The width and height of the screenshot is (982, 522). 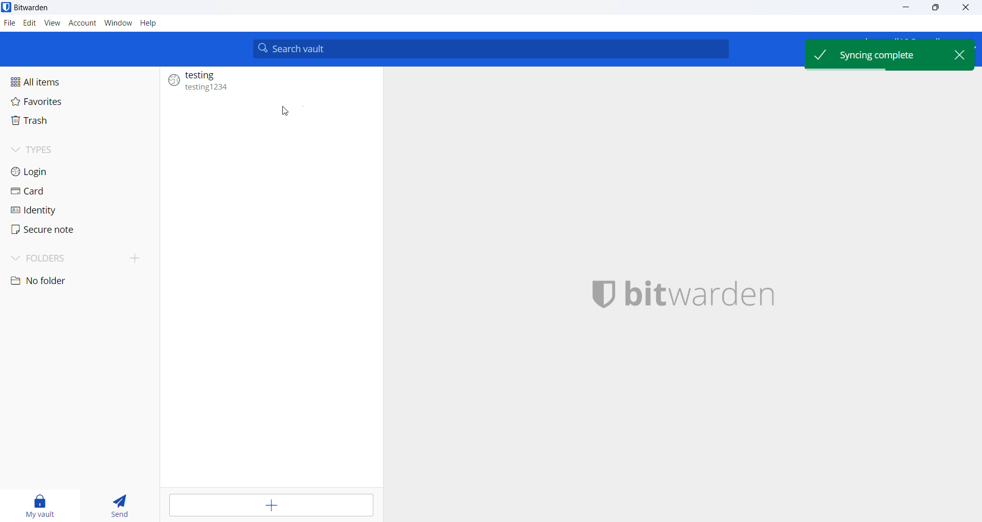 I want to click on folders, so click(x=79, y=259).